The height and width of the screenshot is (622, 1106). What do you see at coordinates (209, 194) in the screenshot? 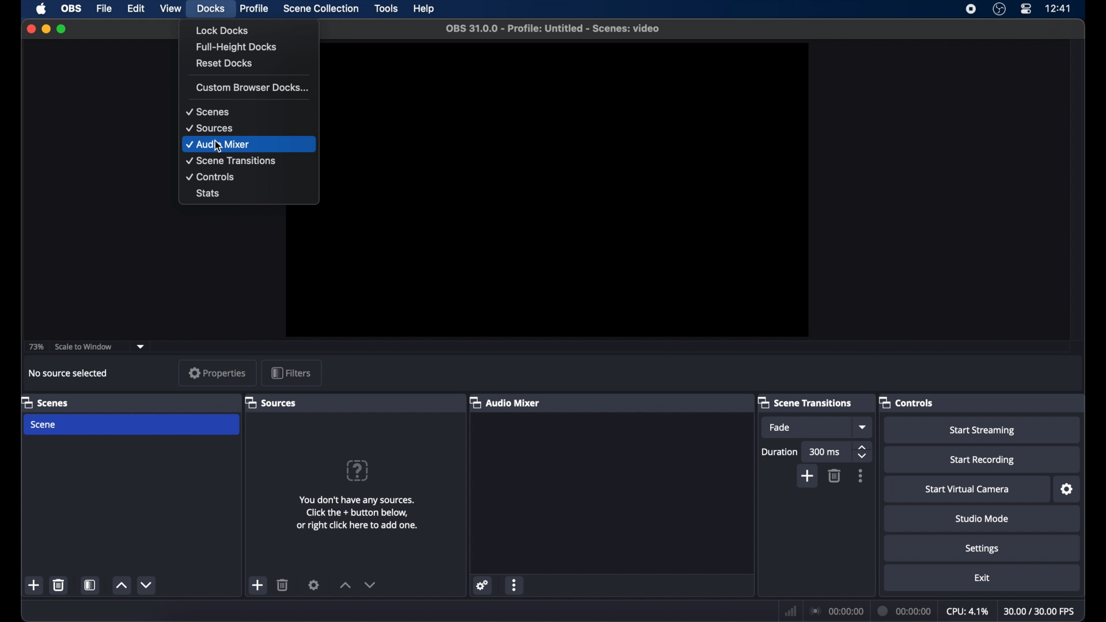
I see `stats` at bounding box center [209, 194].